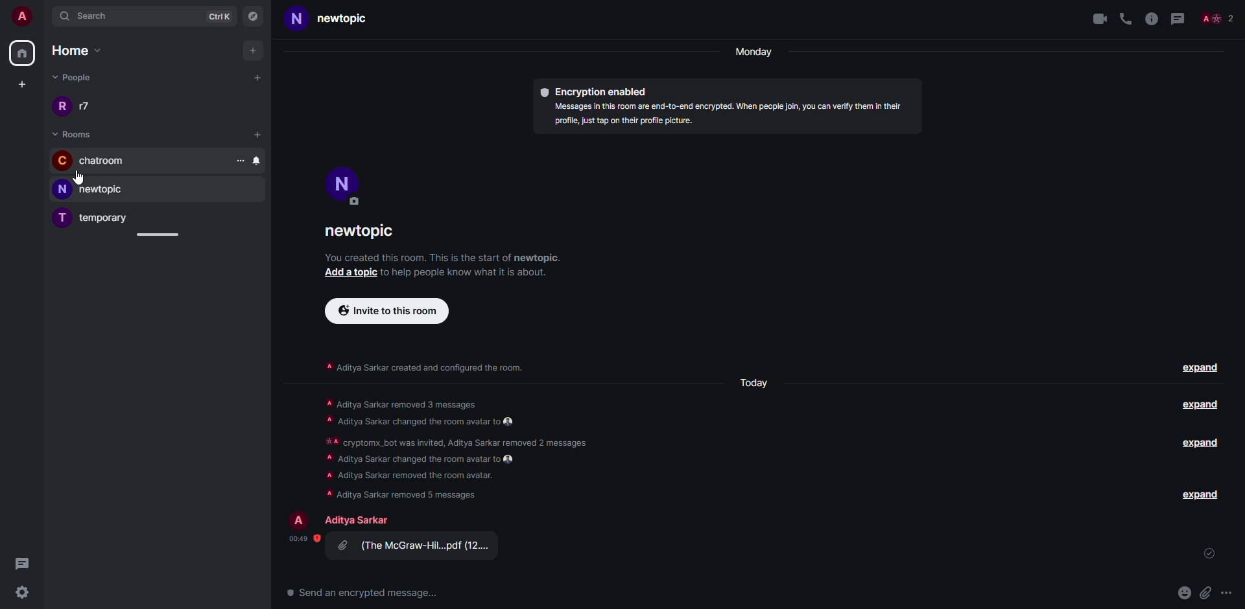  Describe the element at coordinates (342, 182) in the screenshot. I see `profile` at that location.